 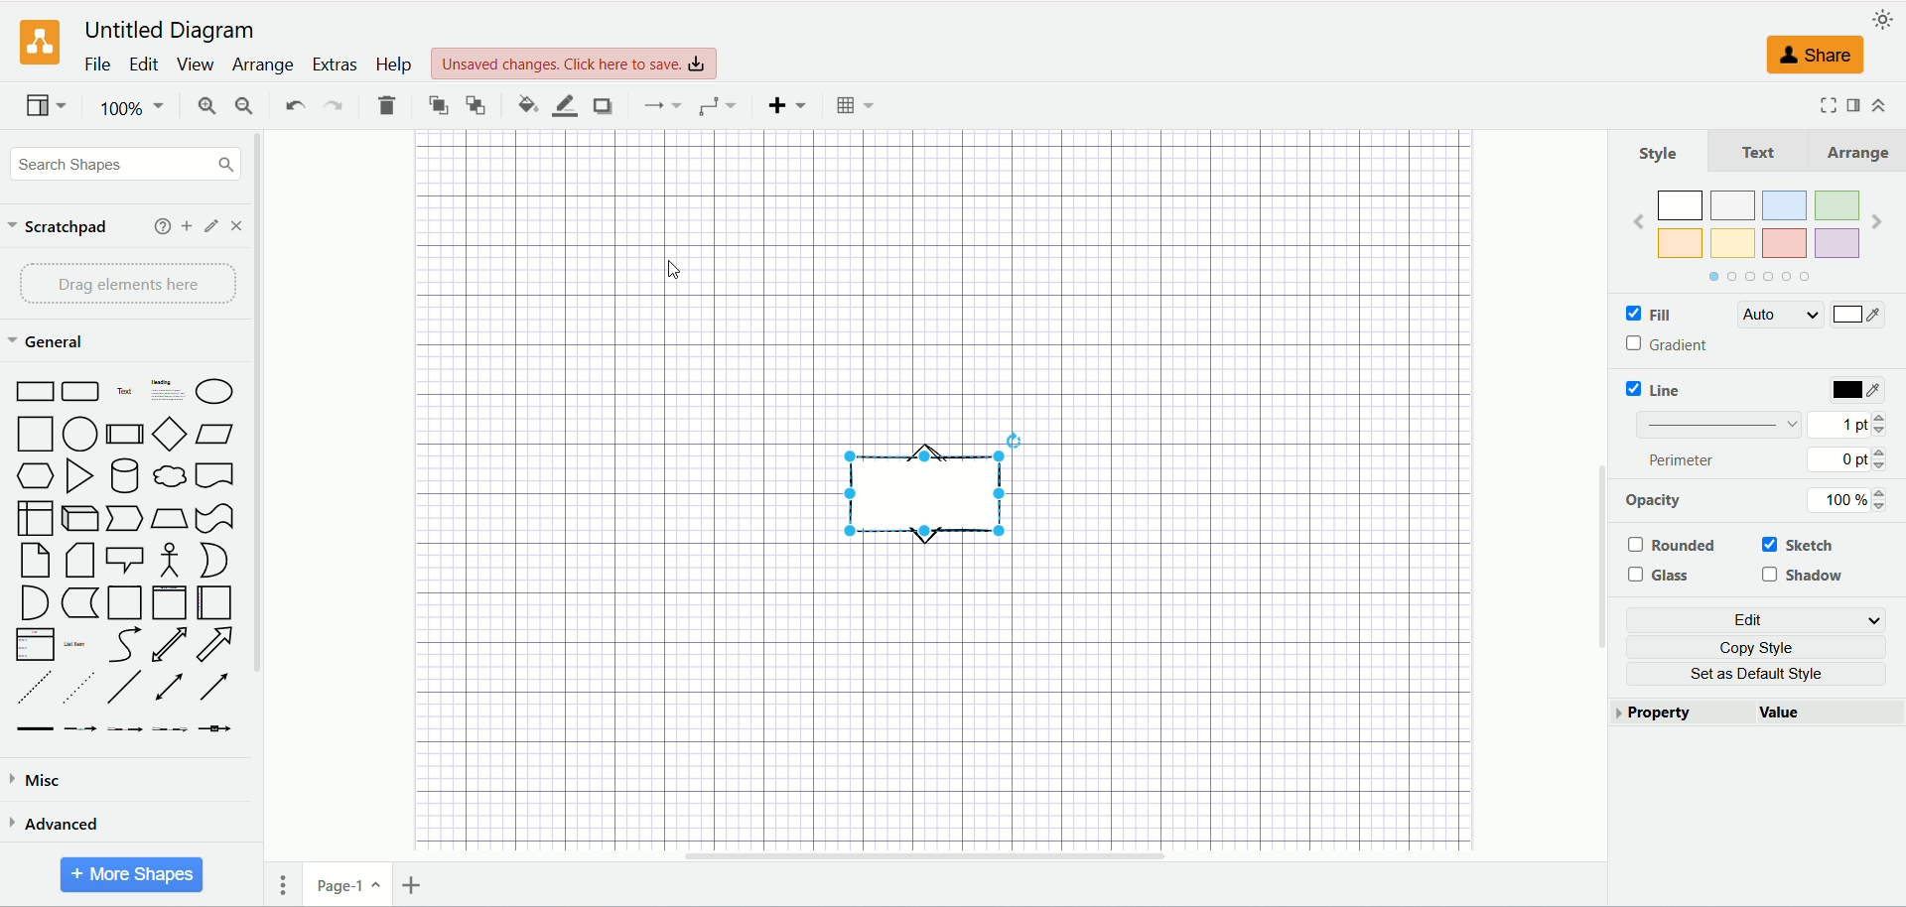 What do you see at coordinates (718, 107) in the screenshot?
I see `connection` at bounding box center [718, 107].